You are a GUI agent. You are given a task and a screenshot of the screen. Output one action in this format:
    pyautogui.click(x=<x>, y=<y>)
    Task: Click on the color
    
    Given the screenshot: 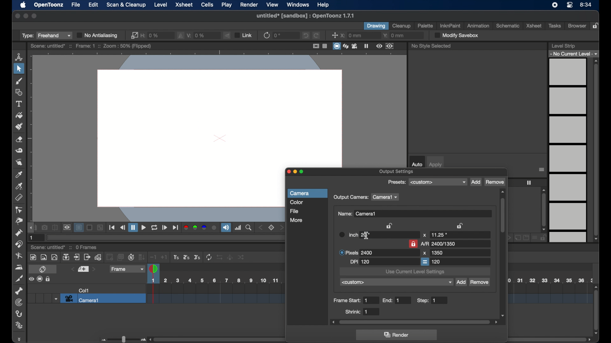 What is the action you would take?
    pyautogui.click(x=297, y=202)
    